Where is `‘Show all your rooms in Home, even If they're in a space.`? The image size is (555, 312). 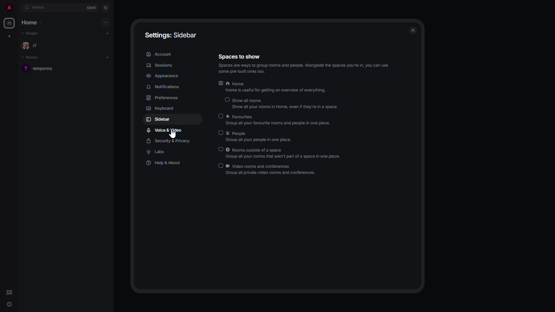 ‘Show all your rooms in Home, even If they're in a space. is located at coordinates (282, 107).